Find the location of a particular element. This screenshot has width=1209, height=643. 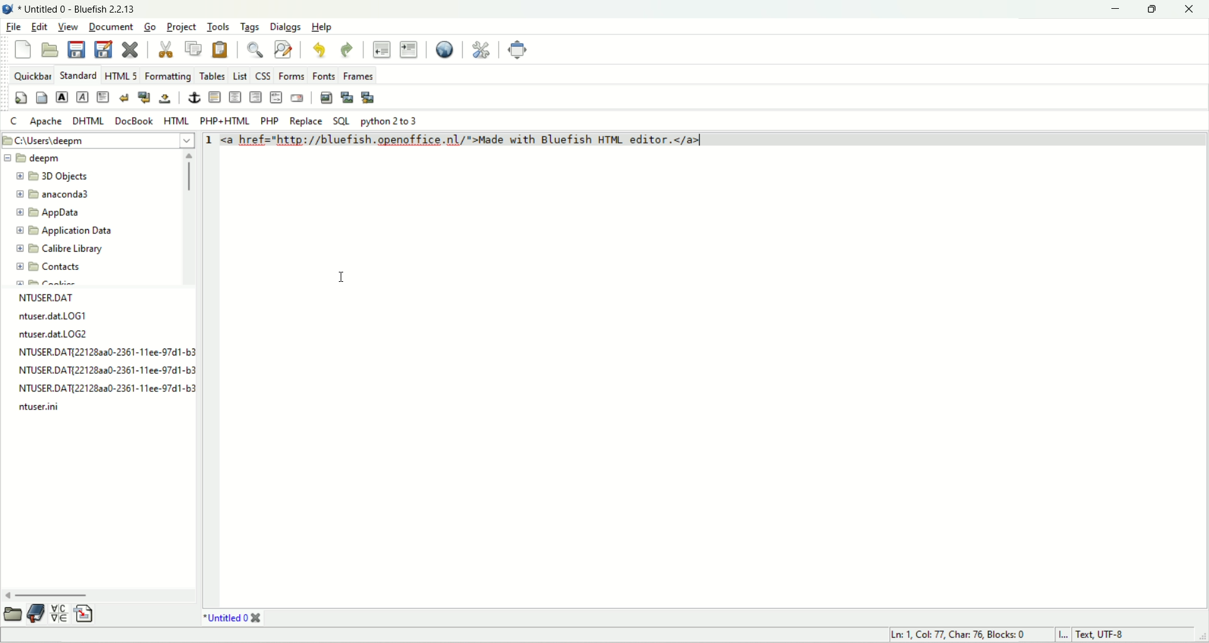

vertical scroll bar is located at coordinates (186, 219).